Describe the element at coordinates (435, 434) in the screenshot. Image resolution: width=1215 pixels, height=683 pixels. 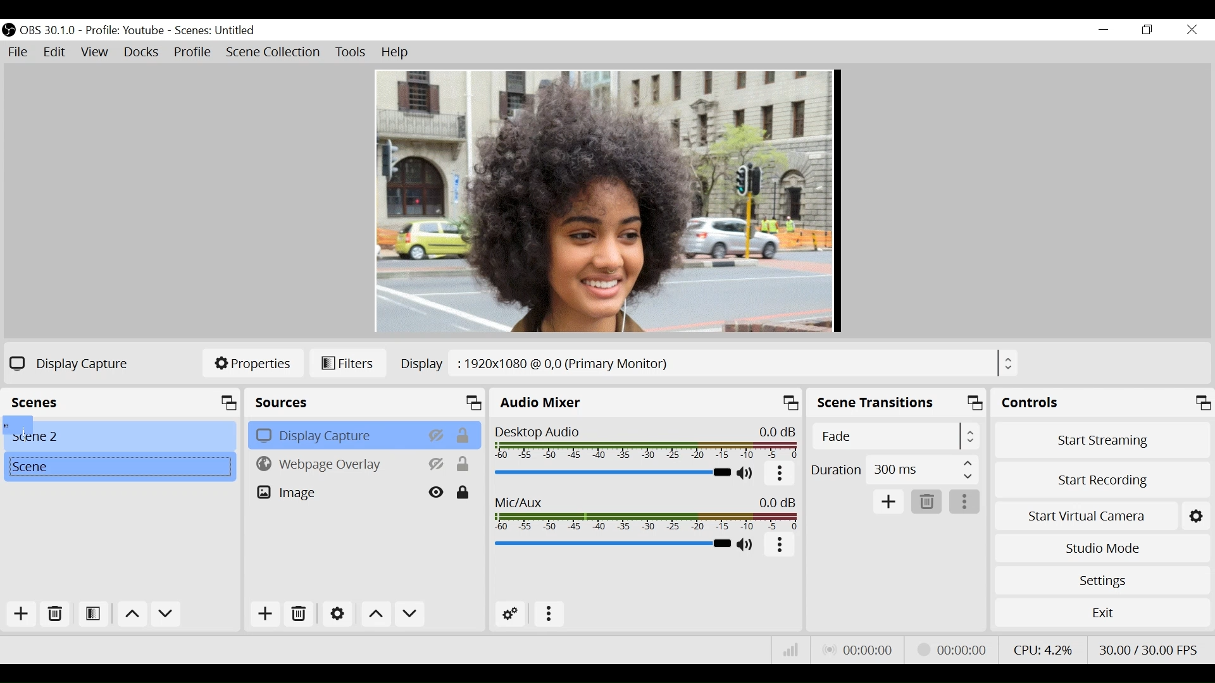
I see `Hide/Display` at that location.